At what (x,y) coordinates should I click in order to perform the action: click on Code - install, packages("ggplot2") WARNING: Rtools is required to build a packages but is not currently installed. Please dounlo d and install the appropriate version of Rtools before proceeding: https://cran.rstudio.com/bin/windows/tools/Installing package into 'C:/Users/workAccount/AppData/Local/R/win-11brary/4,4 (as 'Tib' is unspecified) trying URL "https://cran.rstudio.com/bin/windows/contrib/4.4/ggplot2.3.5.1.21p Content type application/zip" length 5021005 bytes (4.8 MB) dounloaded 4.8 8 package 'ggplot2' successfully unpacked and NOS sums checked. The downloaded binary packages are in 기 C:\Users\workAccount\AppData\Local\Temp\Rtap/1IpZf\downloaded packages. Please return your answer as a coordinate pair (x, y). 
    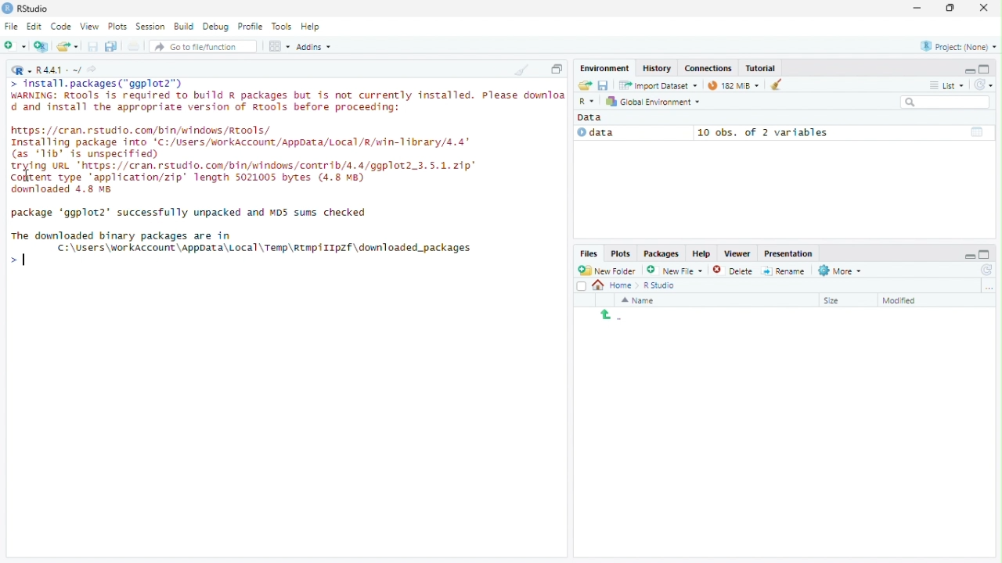
    Looking at the image, I should click on (286, 176).